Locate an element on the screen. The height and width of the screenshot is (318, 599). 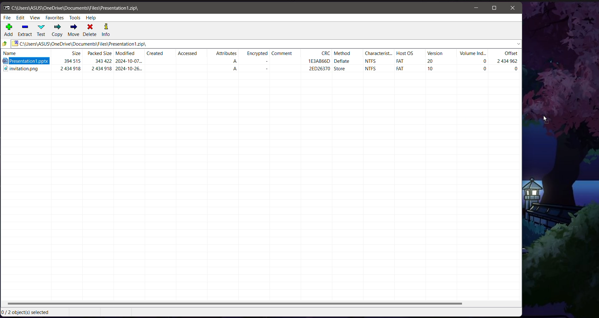
size is located at coordinates (76, 54).